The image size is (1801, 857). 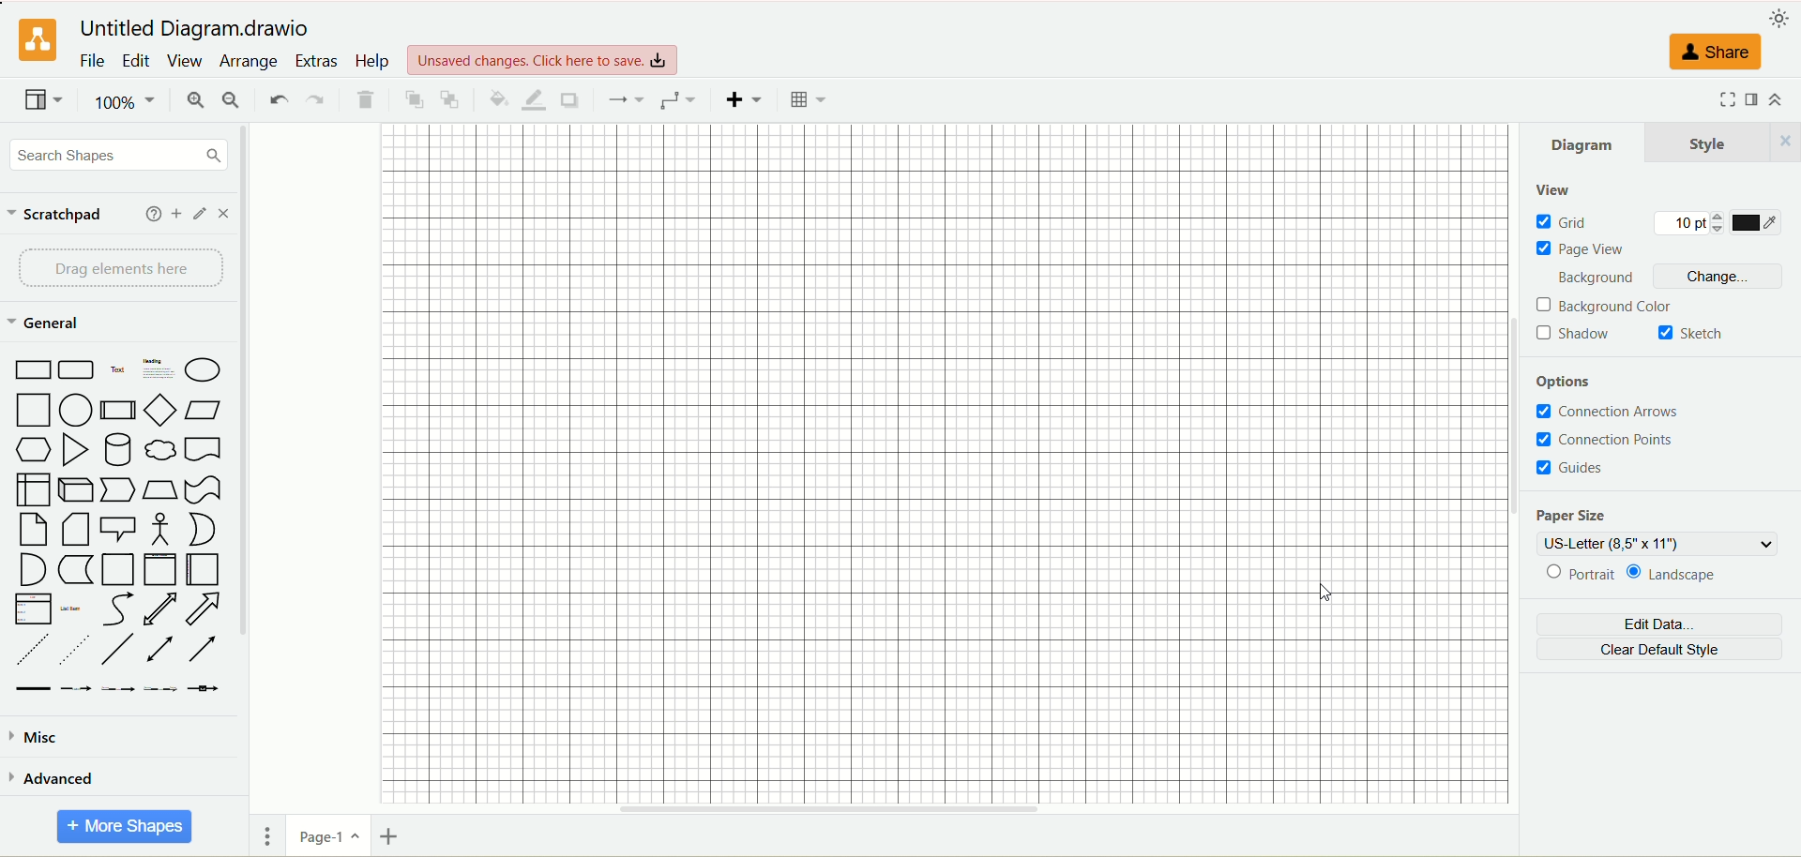 What do you see at coordinates (232, 98) in the screenshot?
I see `zoom out` at bounding box center [232, 98].